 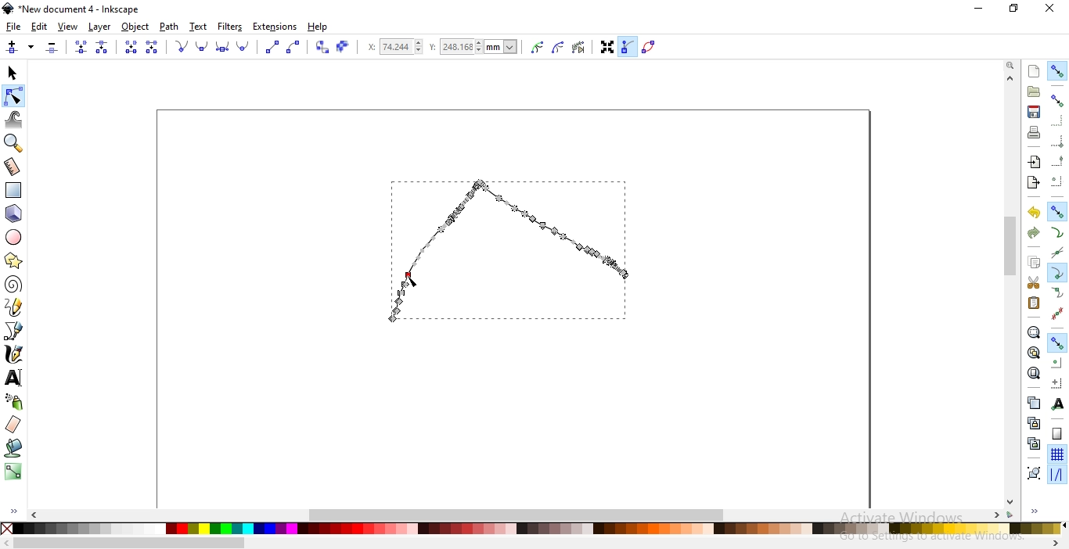 I want to click on create a clone, so click(x=1033, y=422).